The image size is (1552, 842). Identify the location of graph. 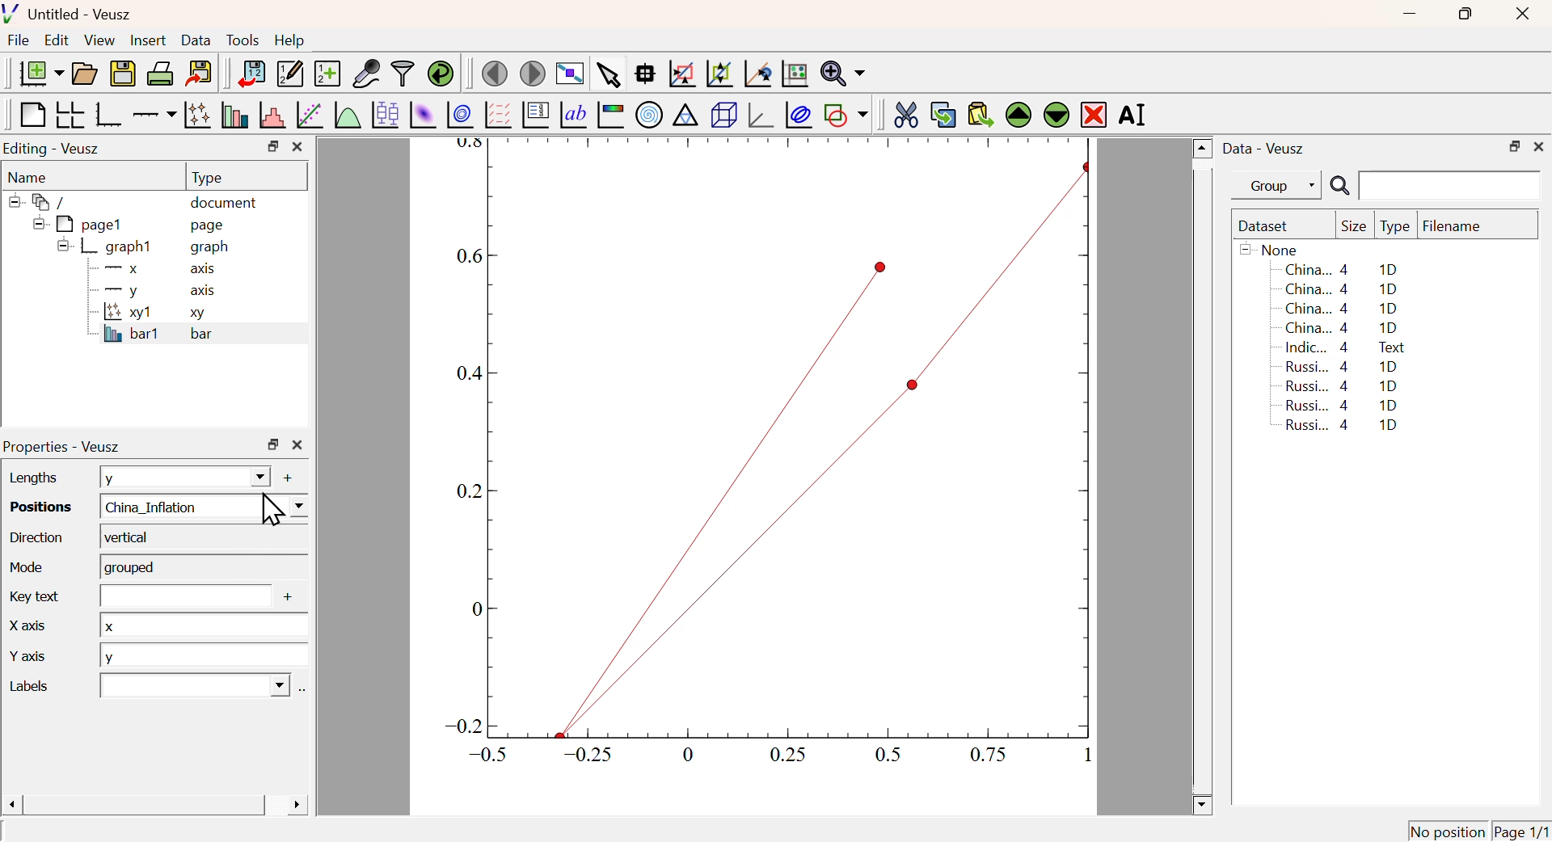
(212, 248).